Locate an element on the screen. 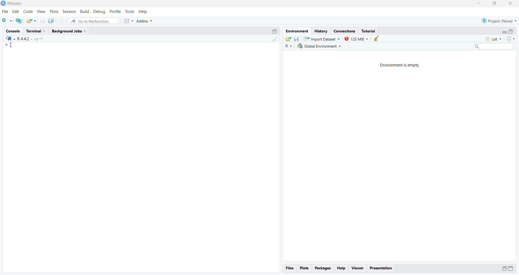  create a project is located at coordinates (20, 21).